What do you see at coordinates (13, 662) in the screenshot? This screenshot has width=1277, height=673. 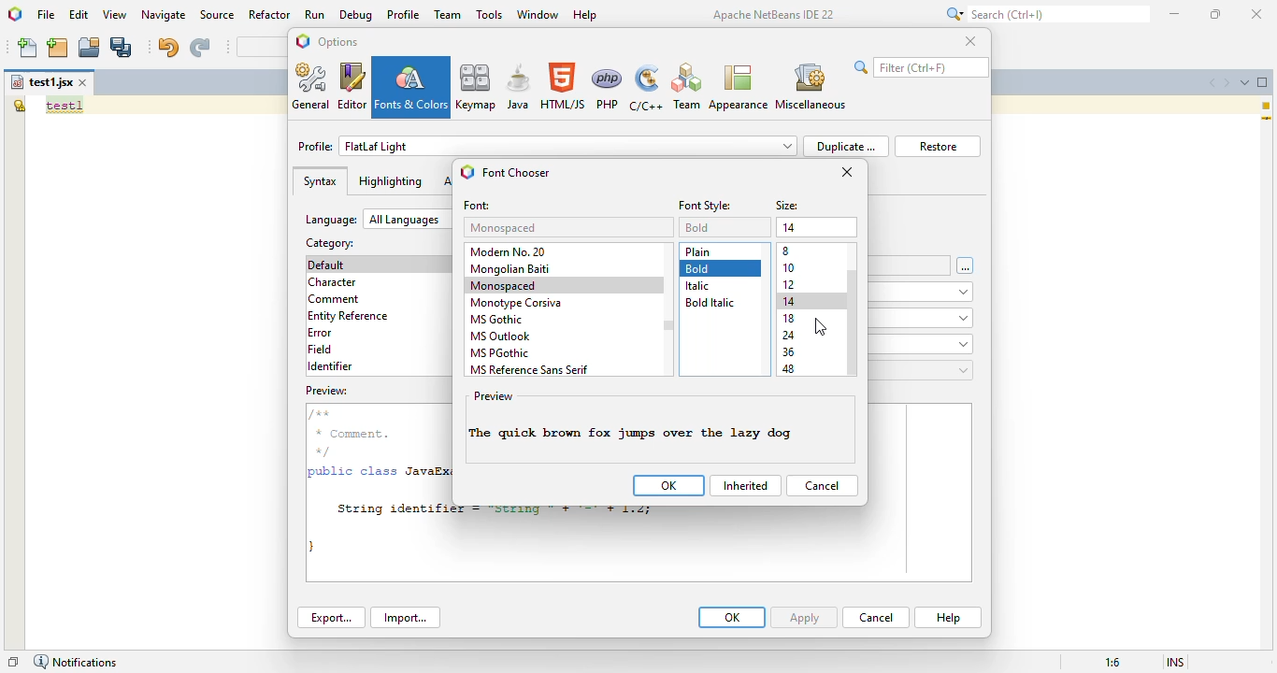 I see `restore window group` at bounding box center [13, 662].